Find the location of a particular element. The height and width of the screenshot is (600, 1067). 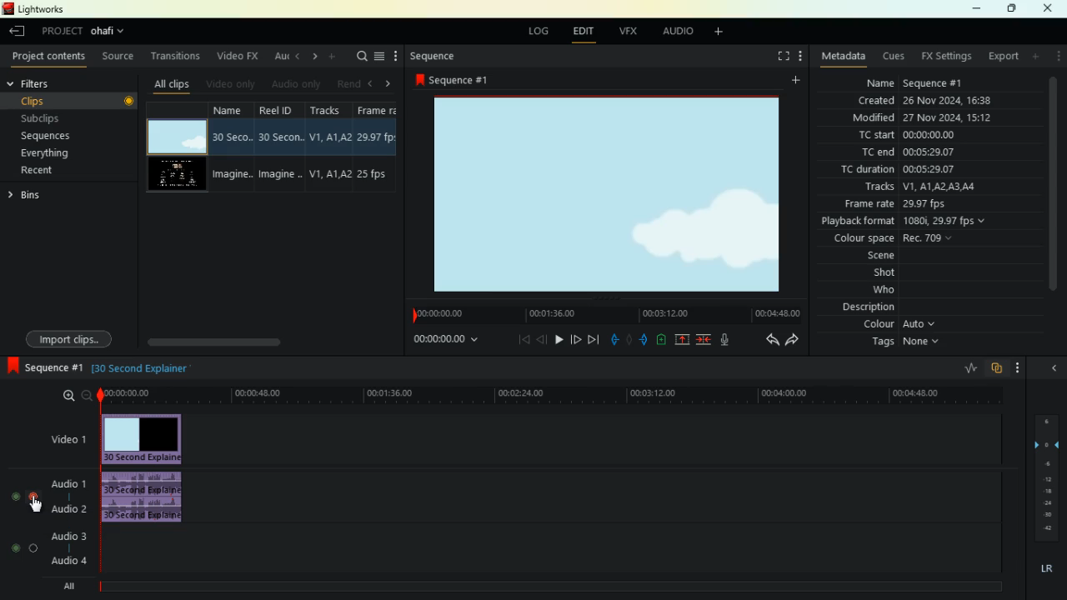

metadata is located at coordinates (844, 56).